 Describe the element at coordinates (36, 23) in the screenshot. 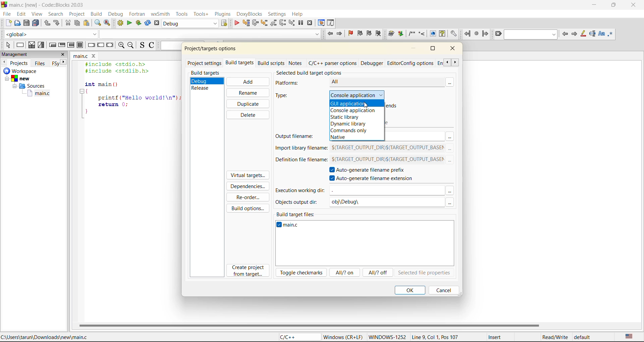

I see `save everytime` at that location.